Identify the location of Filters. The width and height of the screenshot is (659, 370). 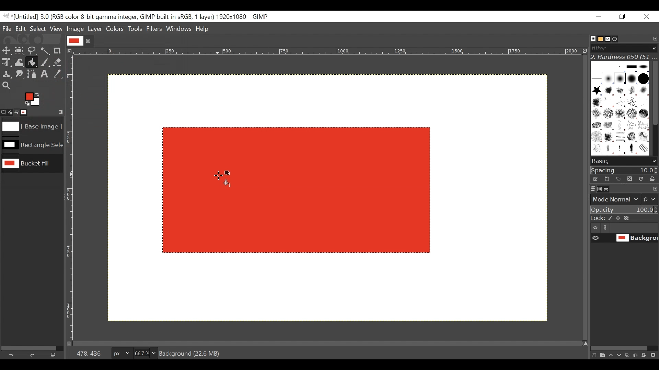
(155, 29).